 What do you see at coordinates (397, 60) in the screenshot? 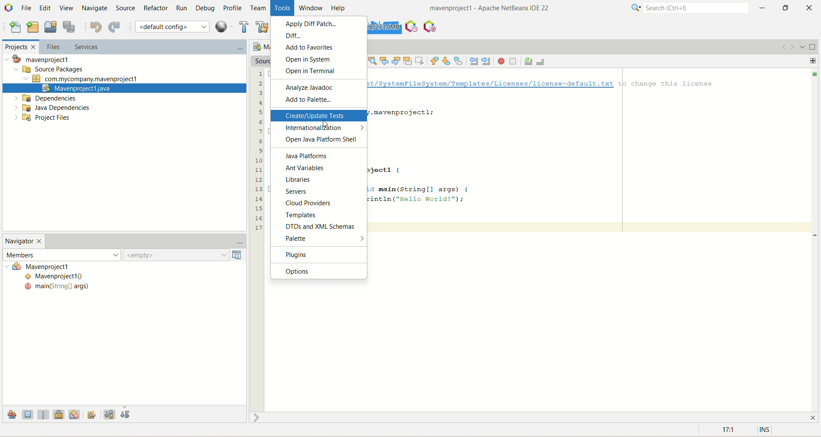
I see `find next occurrence` at bounding box center [397, 60].